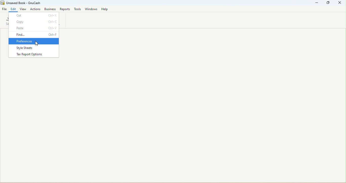 This screenshot has height=183, width=346. I want to click on Tax report options, so click(33, 55).